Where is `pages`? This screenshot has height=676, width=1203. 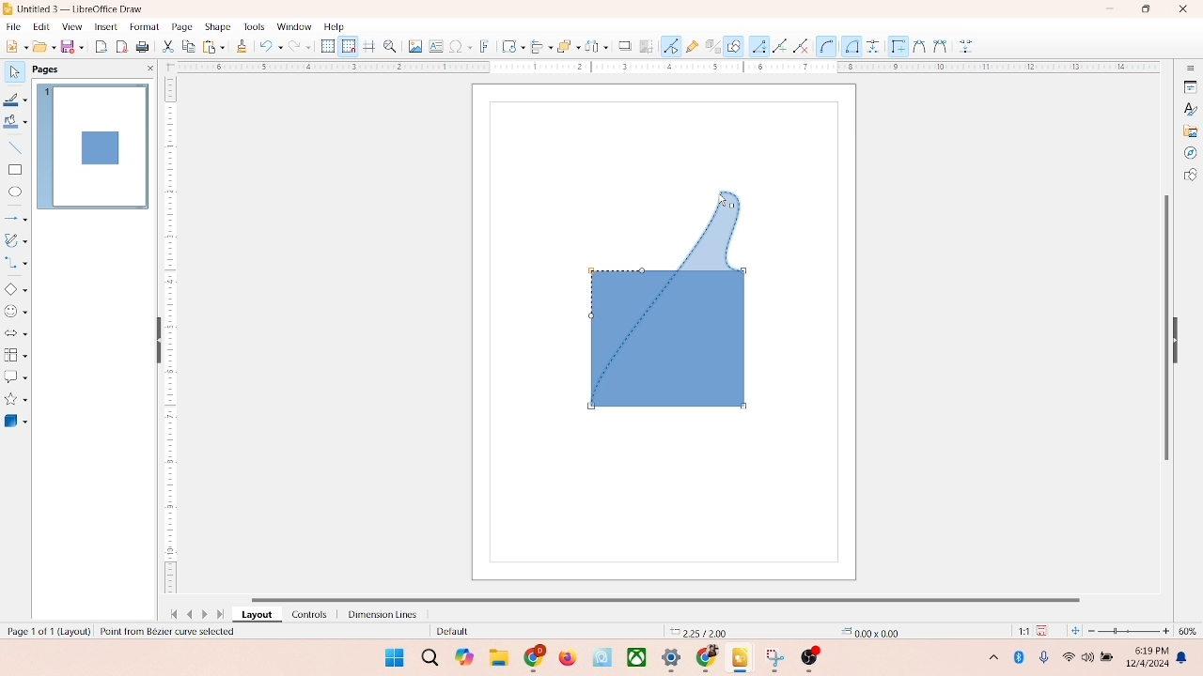
pages is located at coordinates (44, 68).